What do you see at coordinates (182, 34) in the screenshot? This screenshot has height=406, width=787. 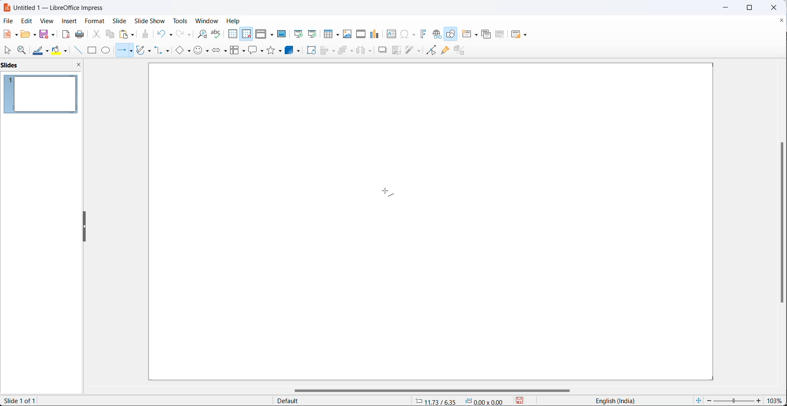 I see `redo` at bounding box center [182, 34].